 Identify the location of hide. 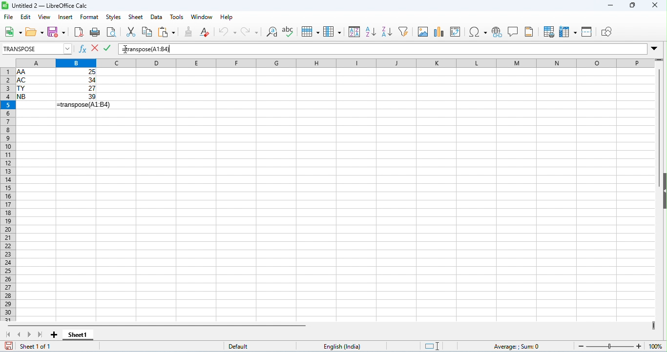
(663, 190).